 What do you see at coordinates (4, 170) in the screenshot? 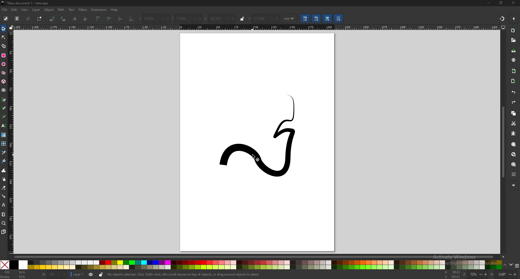
I see `tweak` at bounding box center [4, 170].